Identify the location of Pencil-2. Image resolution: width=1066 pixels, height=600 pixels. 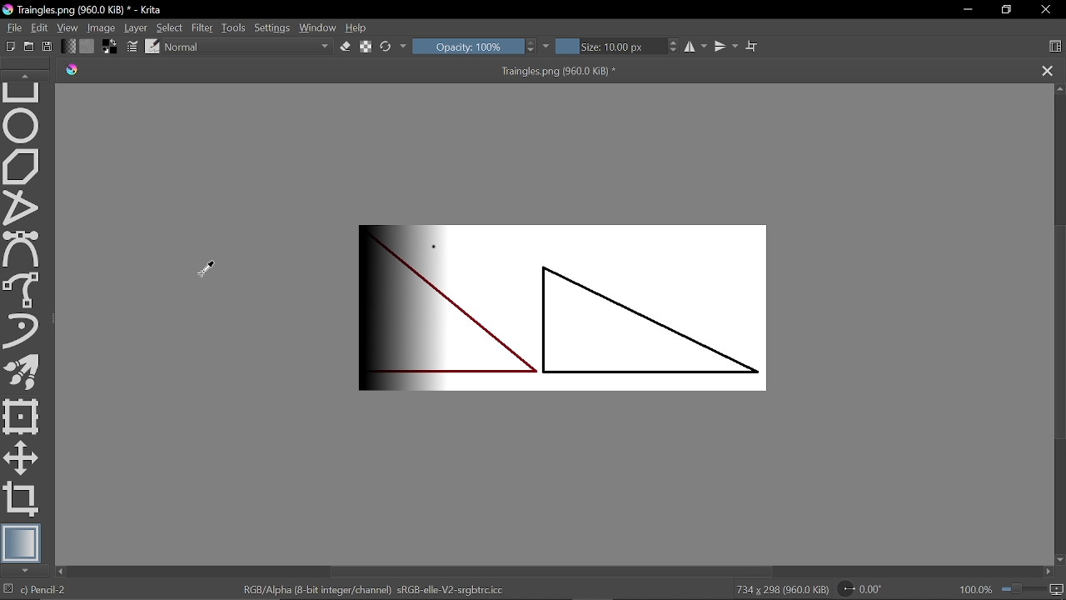
(62, 590).